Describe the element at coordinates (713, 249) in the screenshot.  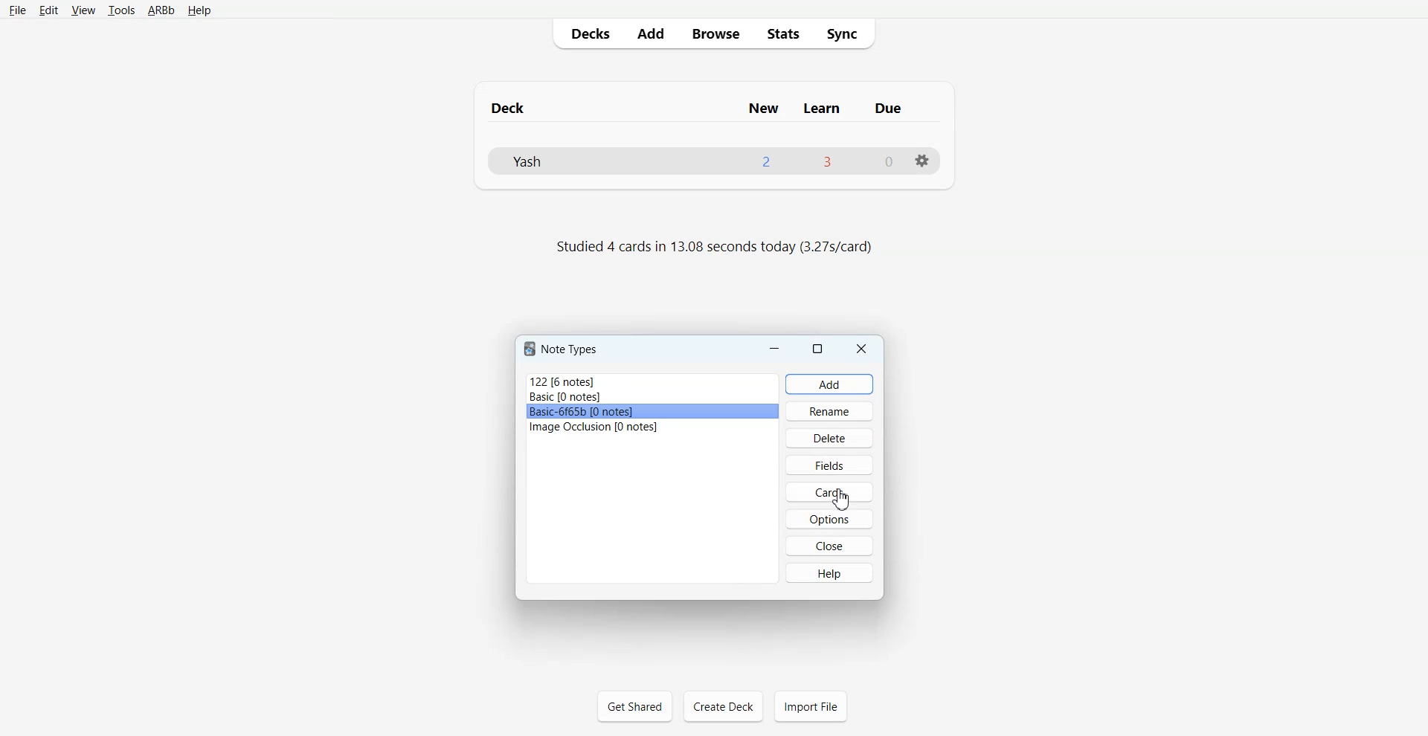
I see `Text 2` at that location.